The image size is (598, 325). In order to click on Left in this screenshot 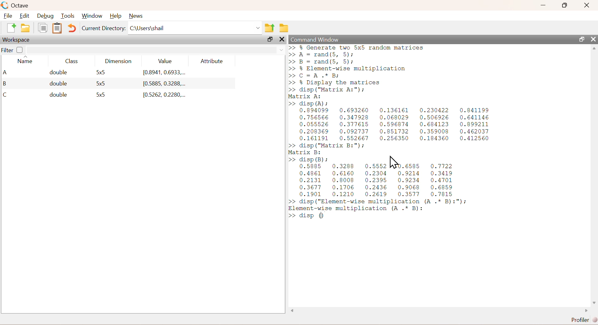, I will do `click(292, 310)`.